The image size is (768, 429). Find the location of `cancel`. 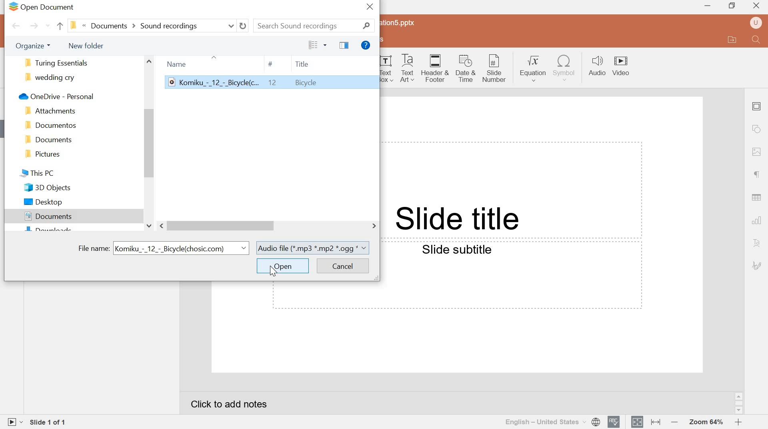

cancel is located at coordinates (343, 266).